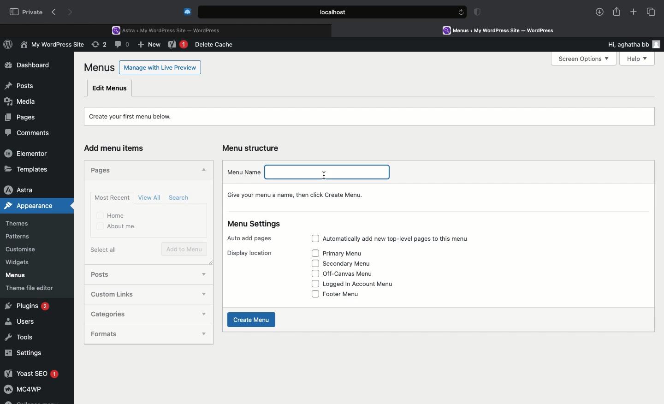 This screenshot has height=404, width=664. What do you see at coordinates (349, 294) in the screenshot?
I see `Footer menu` at bounding box center [349, 294].